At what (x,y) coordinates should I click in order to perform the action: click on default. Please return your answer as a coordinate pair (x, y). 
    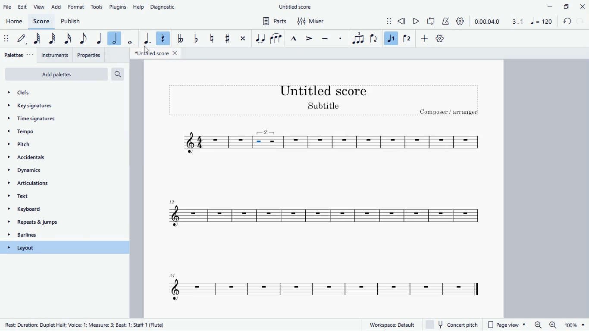
    Looking at the image, I should click on (440, 40).